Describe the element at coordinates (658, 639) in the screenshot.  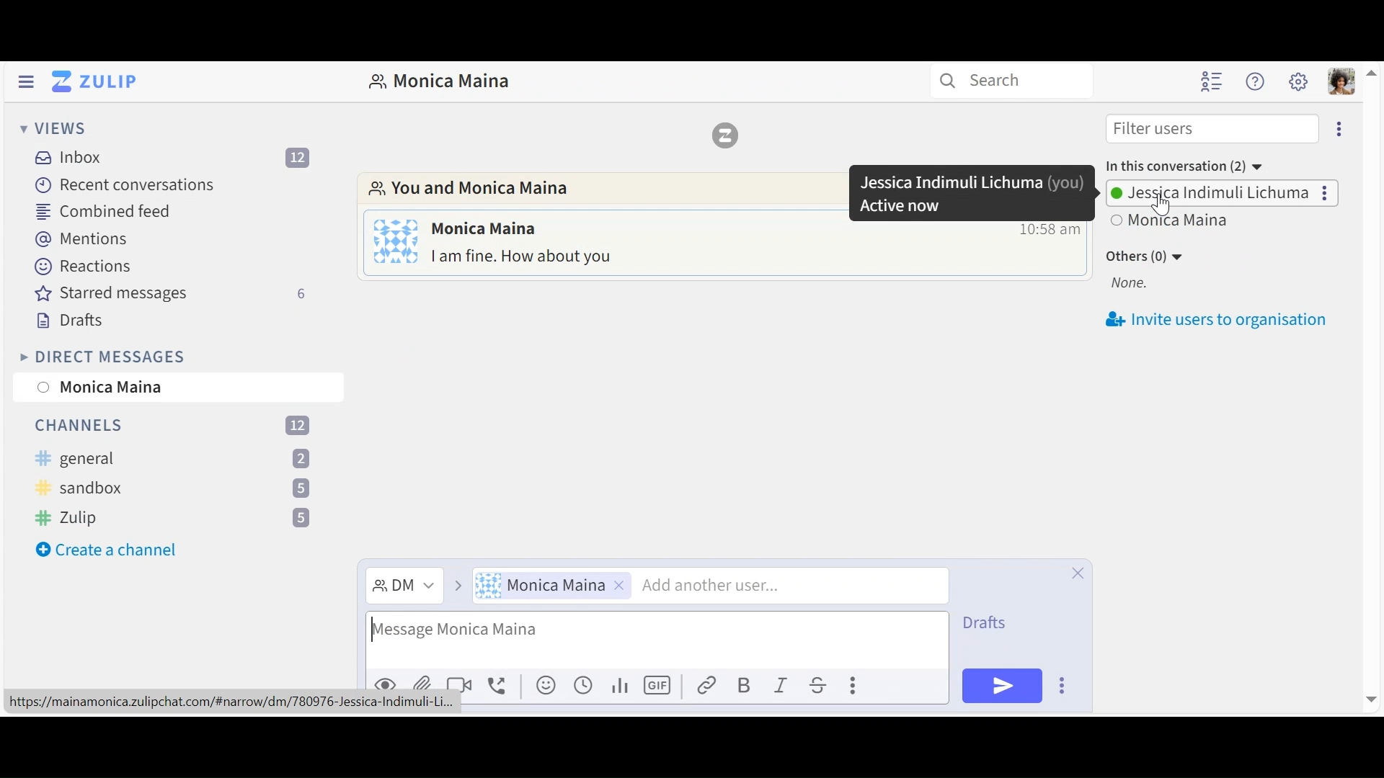
I see `Compose message` at that location.